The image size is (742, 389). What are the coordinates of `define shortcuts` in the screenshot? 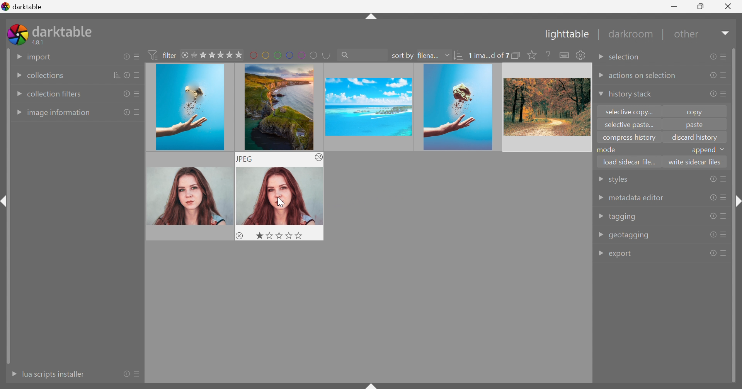 It's located at (565, 55).